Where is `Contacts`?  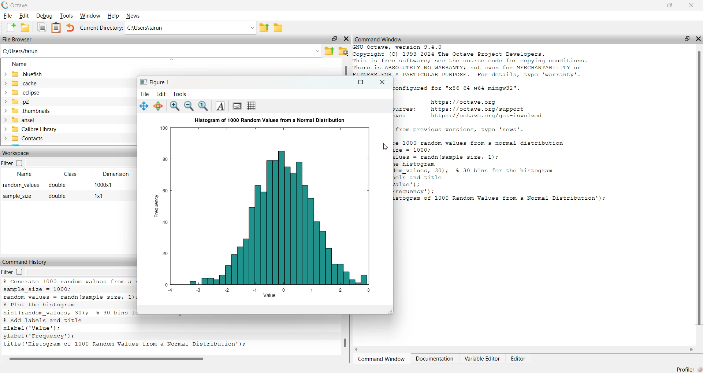
Contacts is located at coordinates (24, 138).